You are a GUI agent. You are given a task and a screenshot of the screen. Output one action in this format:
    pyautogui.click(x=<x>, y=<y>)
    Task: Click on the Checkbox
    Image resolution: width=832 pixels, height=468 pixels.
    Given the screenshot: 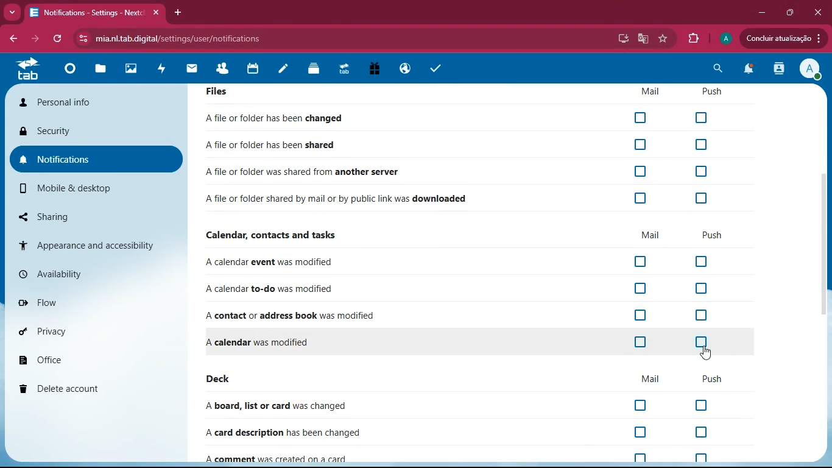 What is the action you would take?
    pyautogui.click(x=711, y=116)
    